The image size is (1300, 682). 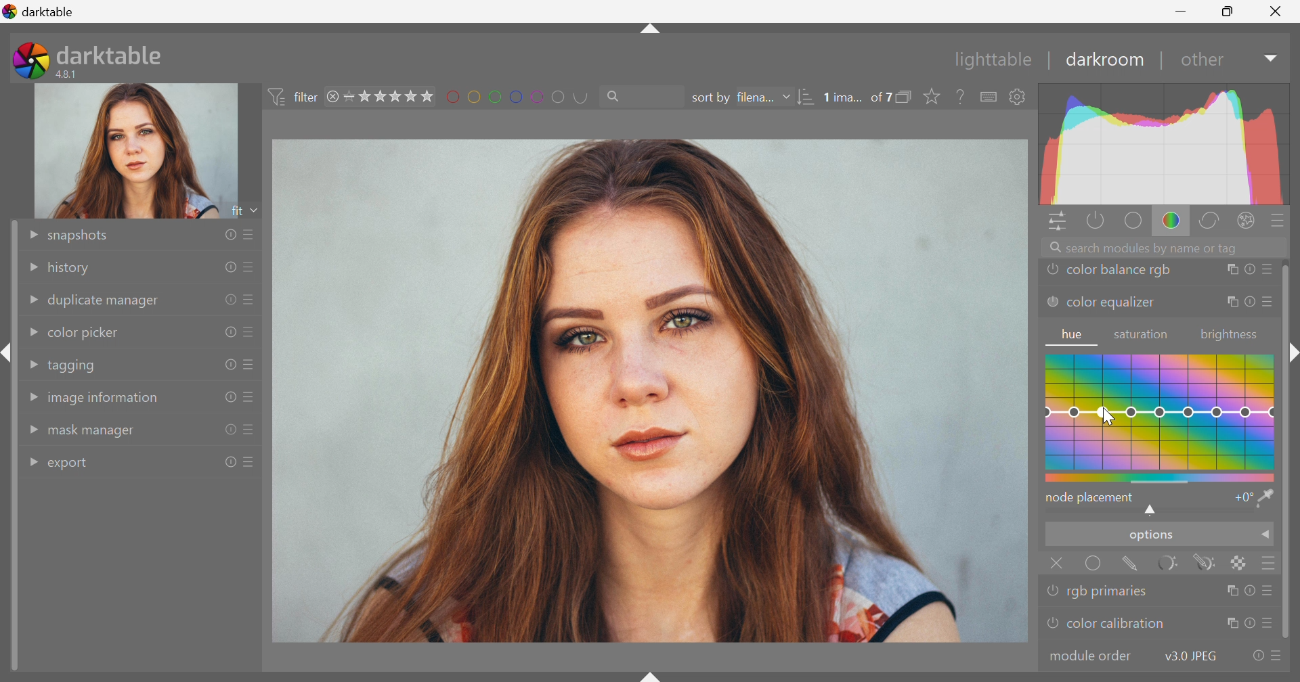 What do you see at coordinates (10, 12) in the screenshot?
I see `logo` at bounding box center [10, 12].